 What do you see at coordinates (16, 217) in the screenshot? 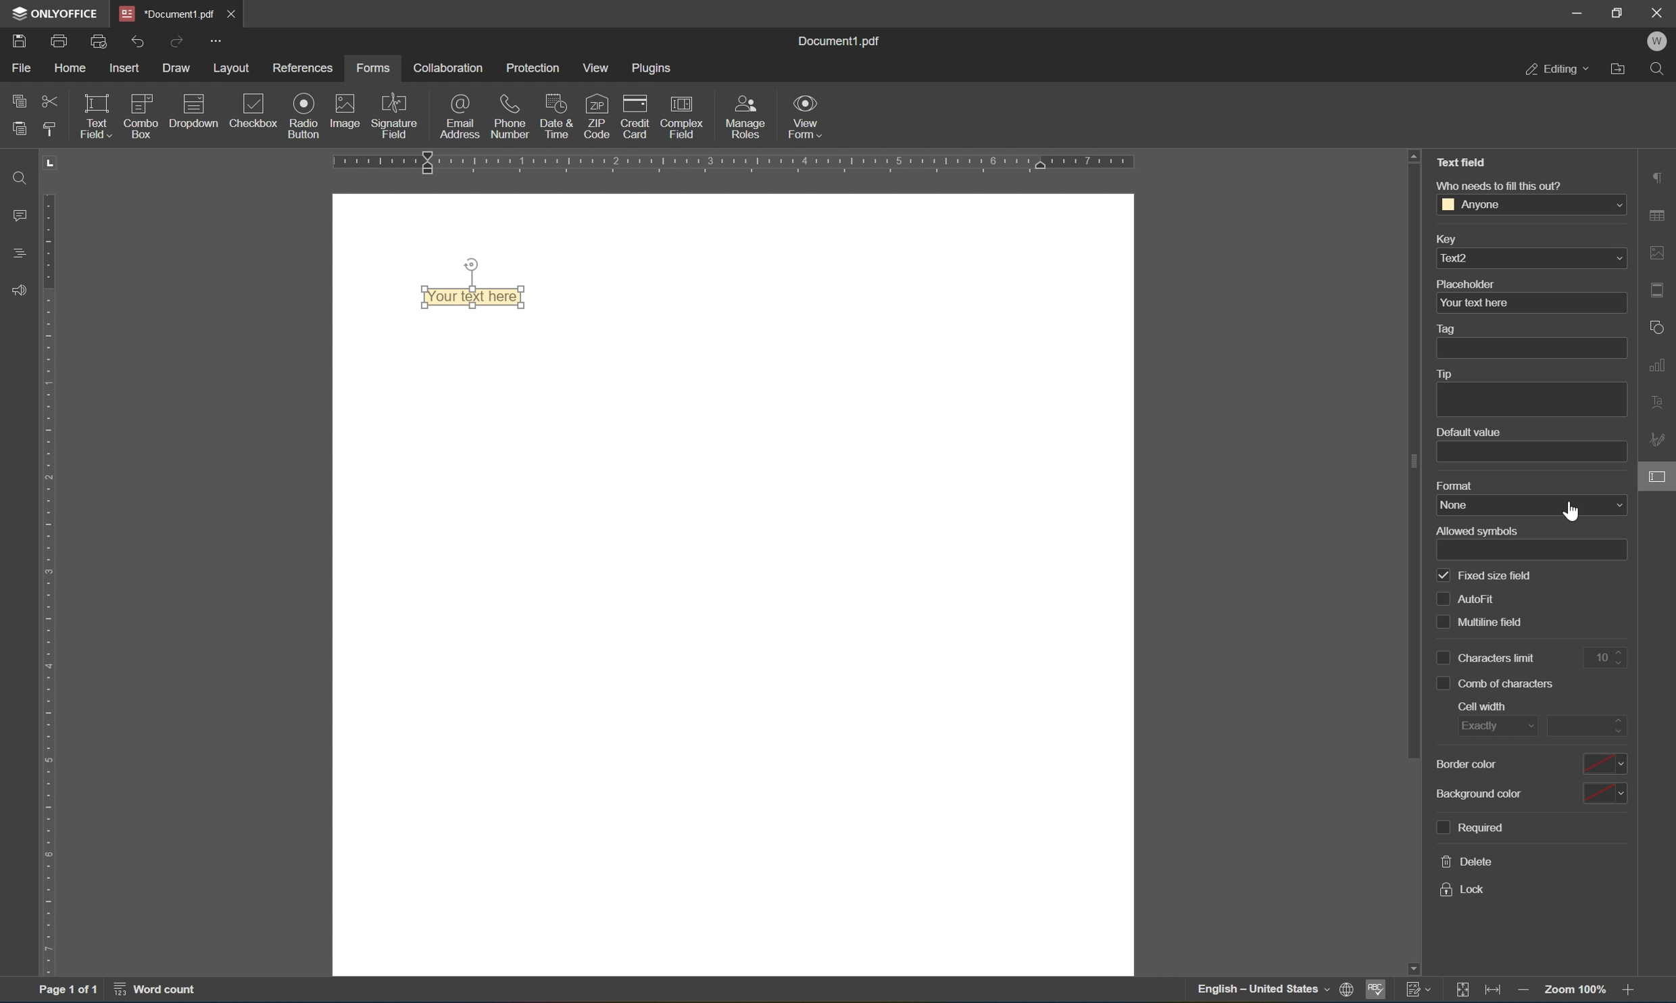
I see `comments` at bounding box center [16, 217].